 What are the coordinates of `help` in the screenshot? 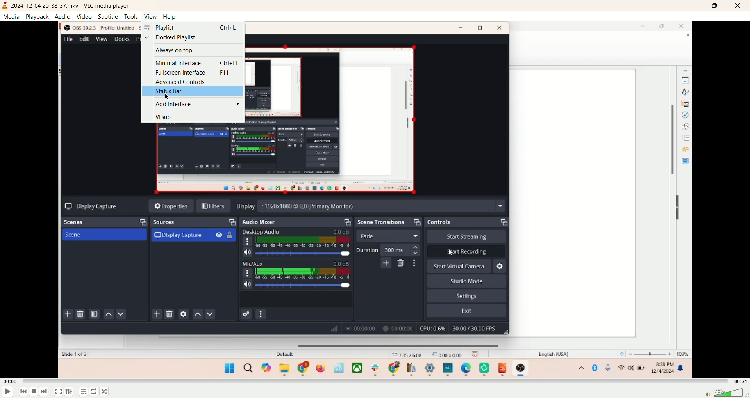 It's located at (170, 17).